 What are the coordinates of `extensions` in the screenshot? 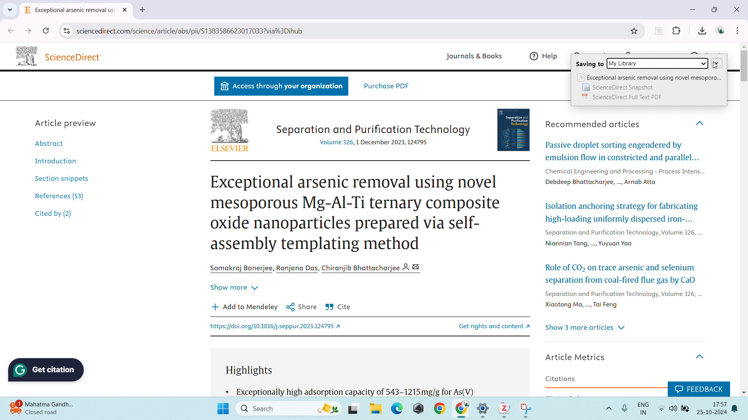 It's located at (677, 30).